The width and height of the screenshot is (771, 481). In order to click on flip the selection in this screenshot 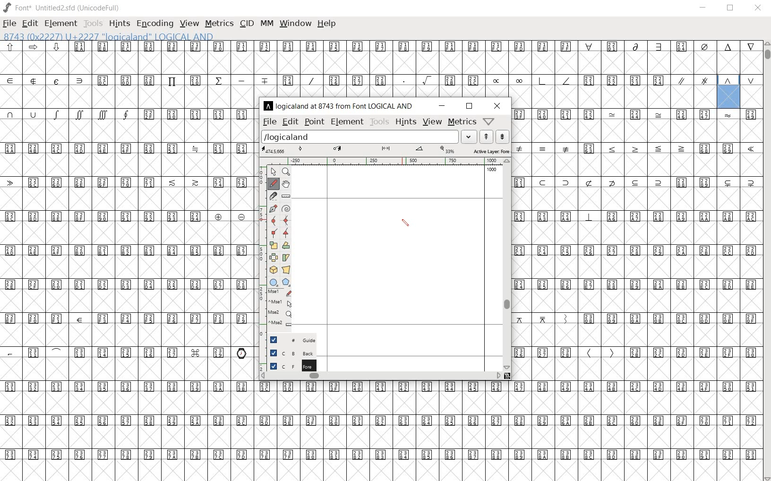, I will do `click(274, 258)`.